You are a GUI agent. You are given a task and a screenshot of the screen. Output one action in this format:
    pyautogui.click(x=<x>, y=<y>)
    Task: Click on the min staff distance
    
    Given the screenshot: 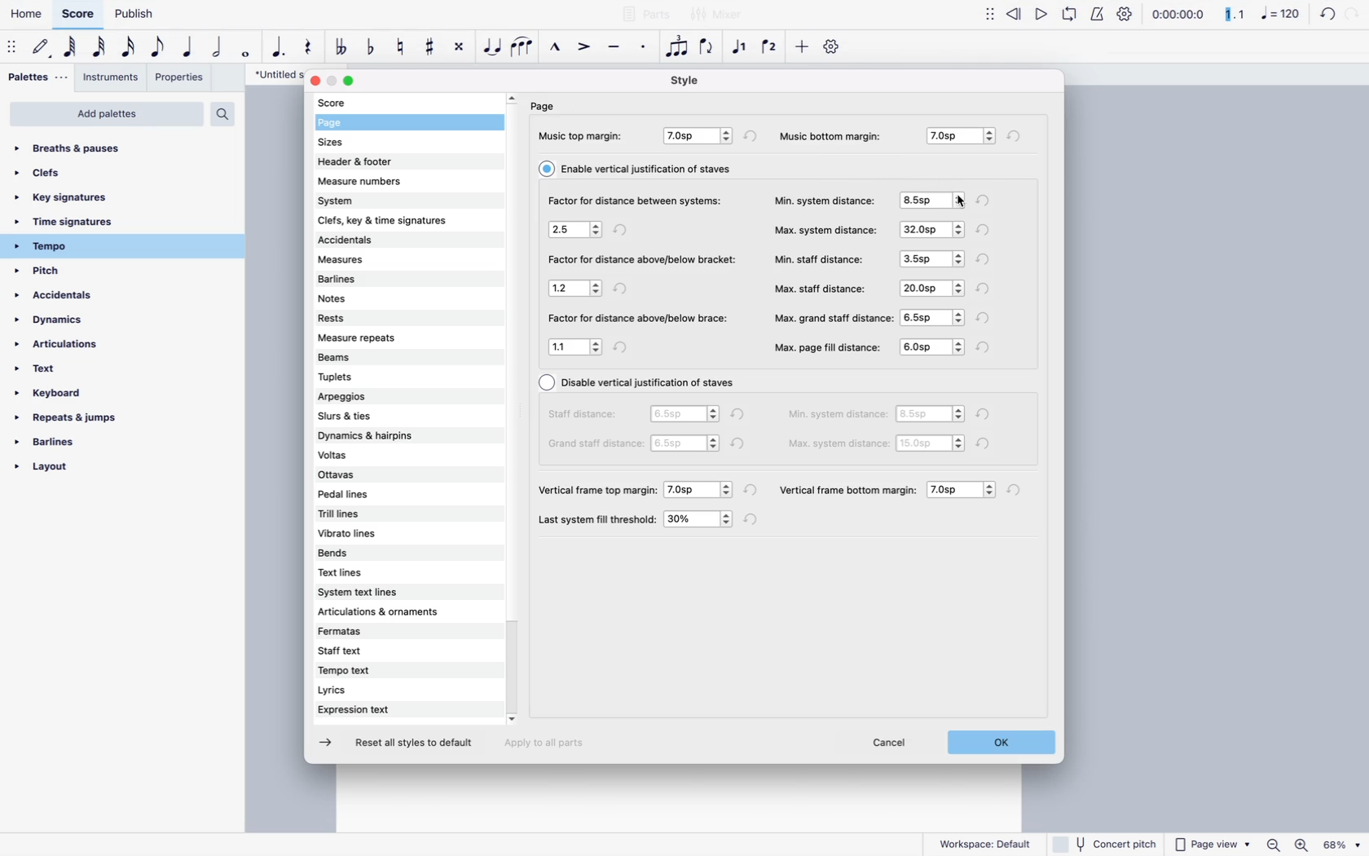 What is the action you would take?
    pyautogui.click(x=821, y=258)
    